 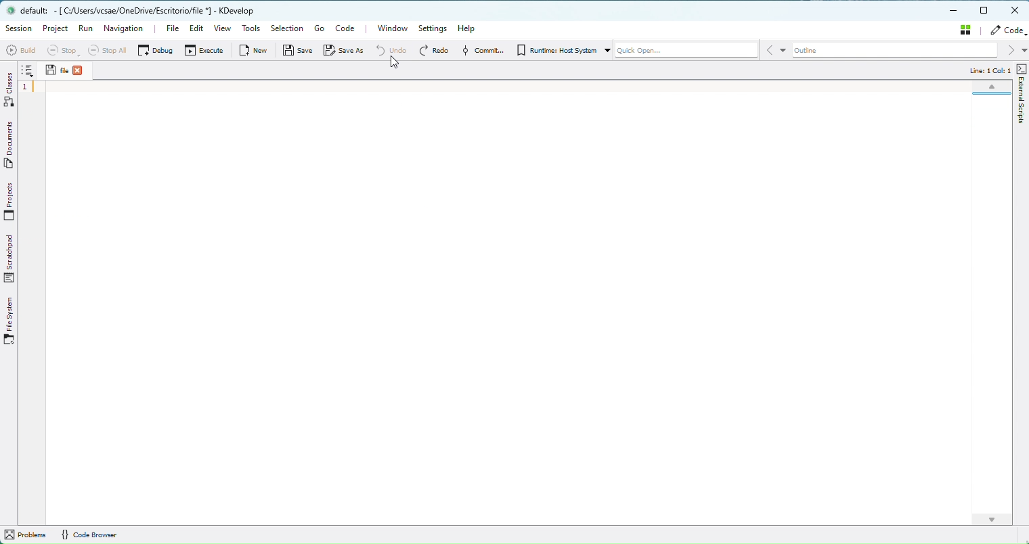 I want to click on Run, so click(x=87, y=29).